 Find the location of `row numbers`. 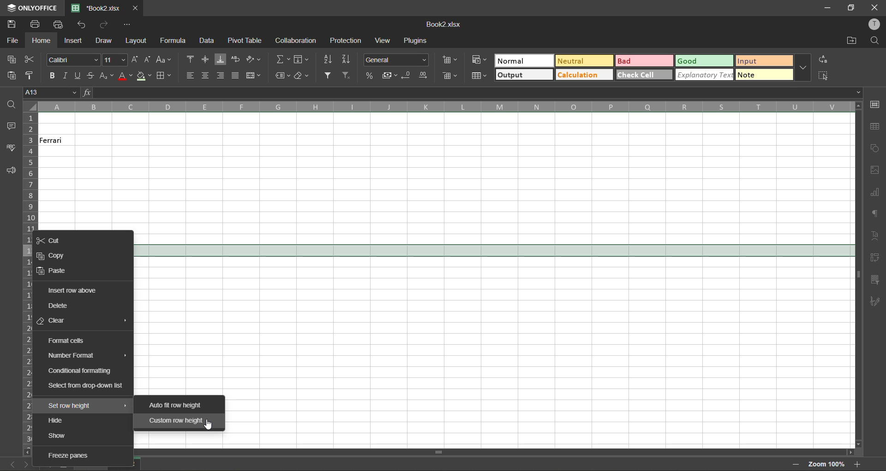

row numbers is located at coordinates (30, 172).